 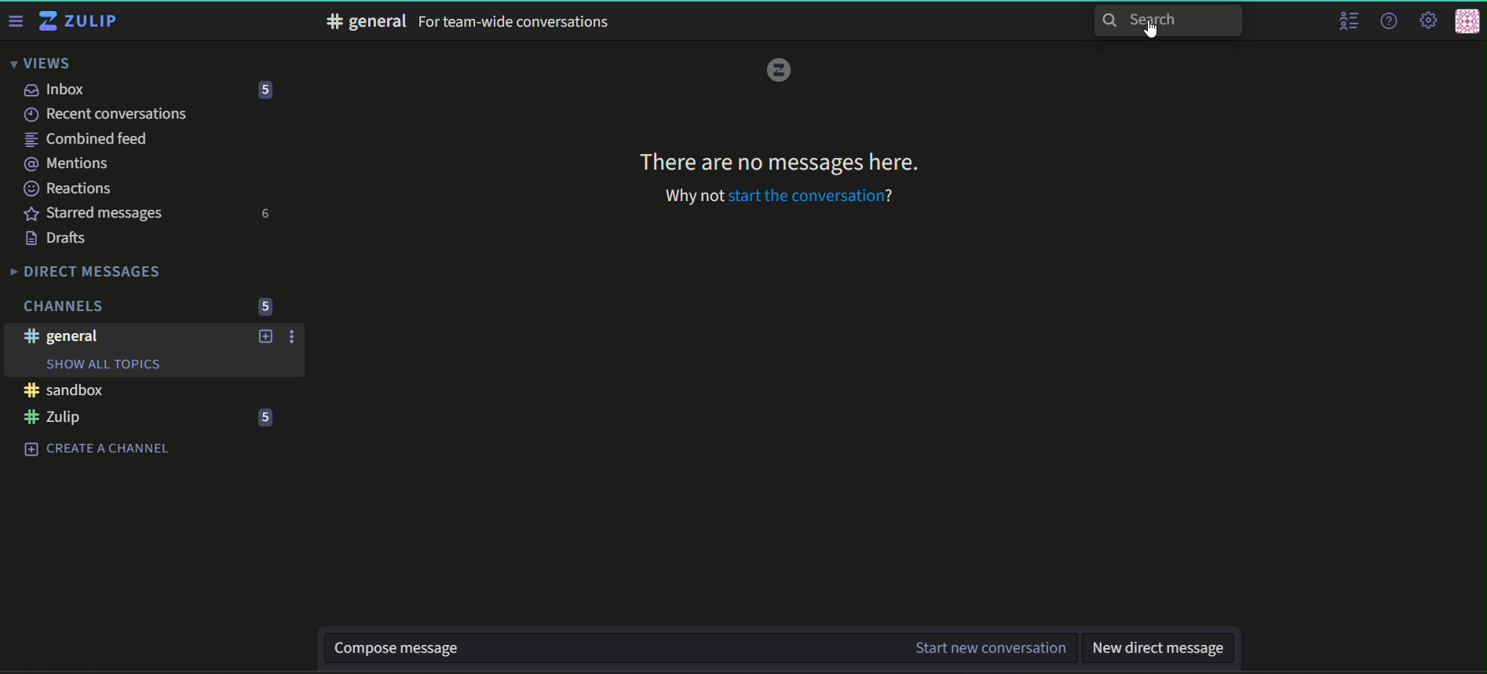 I want to click on Menu, so click(x=15, y=20).